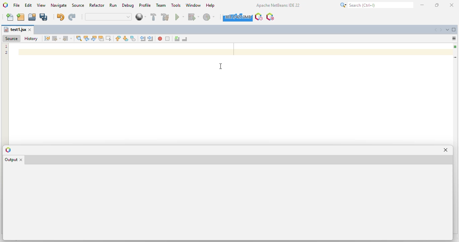 Image resolution: width=459 pixels, height=242 pixels. Describe the element at coordinates (259, 17) in the screenshot. I see `profile the IDE` at that location.